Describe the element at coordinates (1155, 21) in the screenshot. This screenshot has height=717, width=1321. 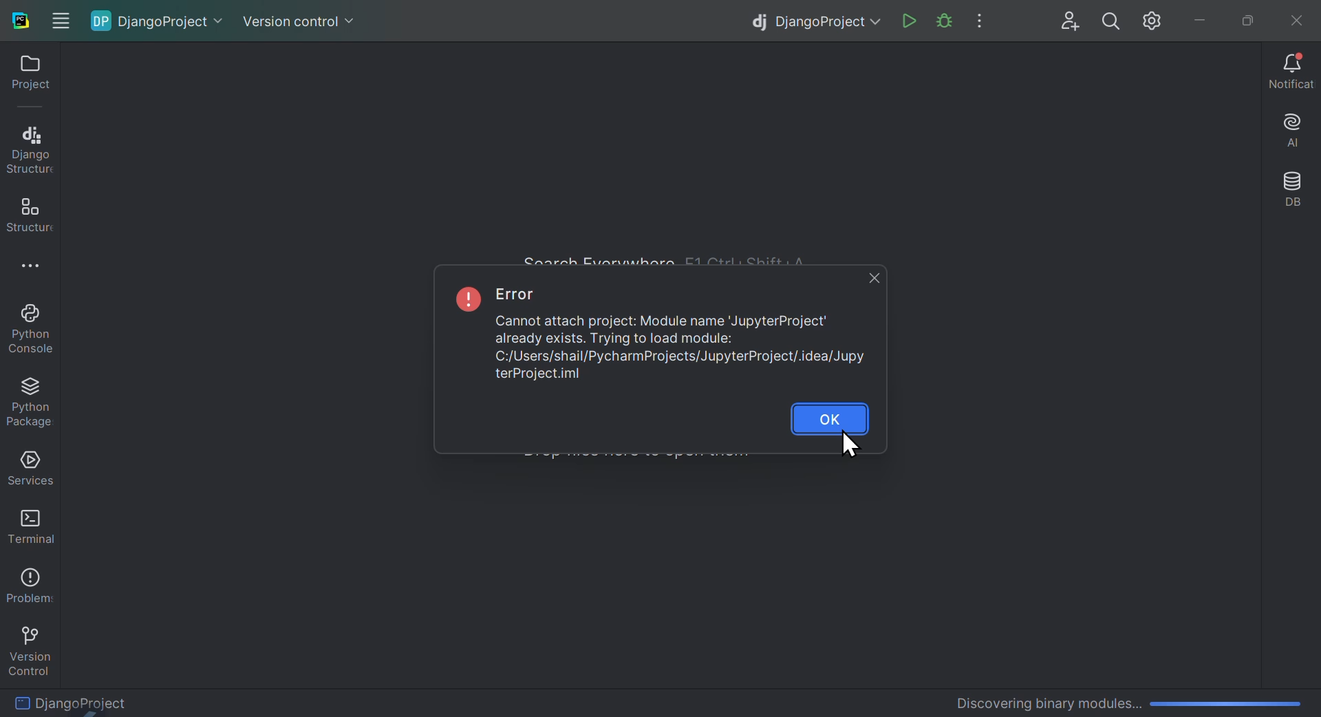
I see `Settings` at that location.